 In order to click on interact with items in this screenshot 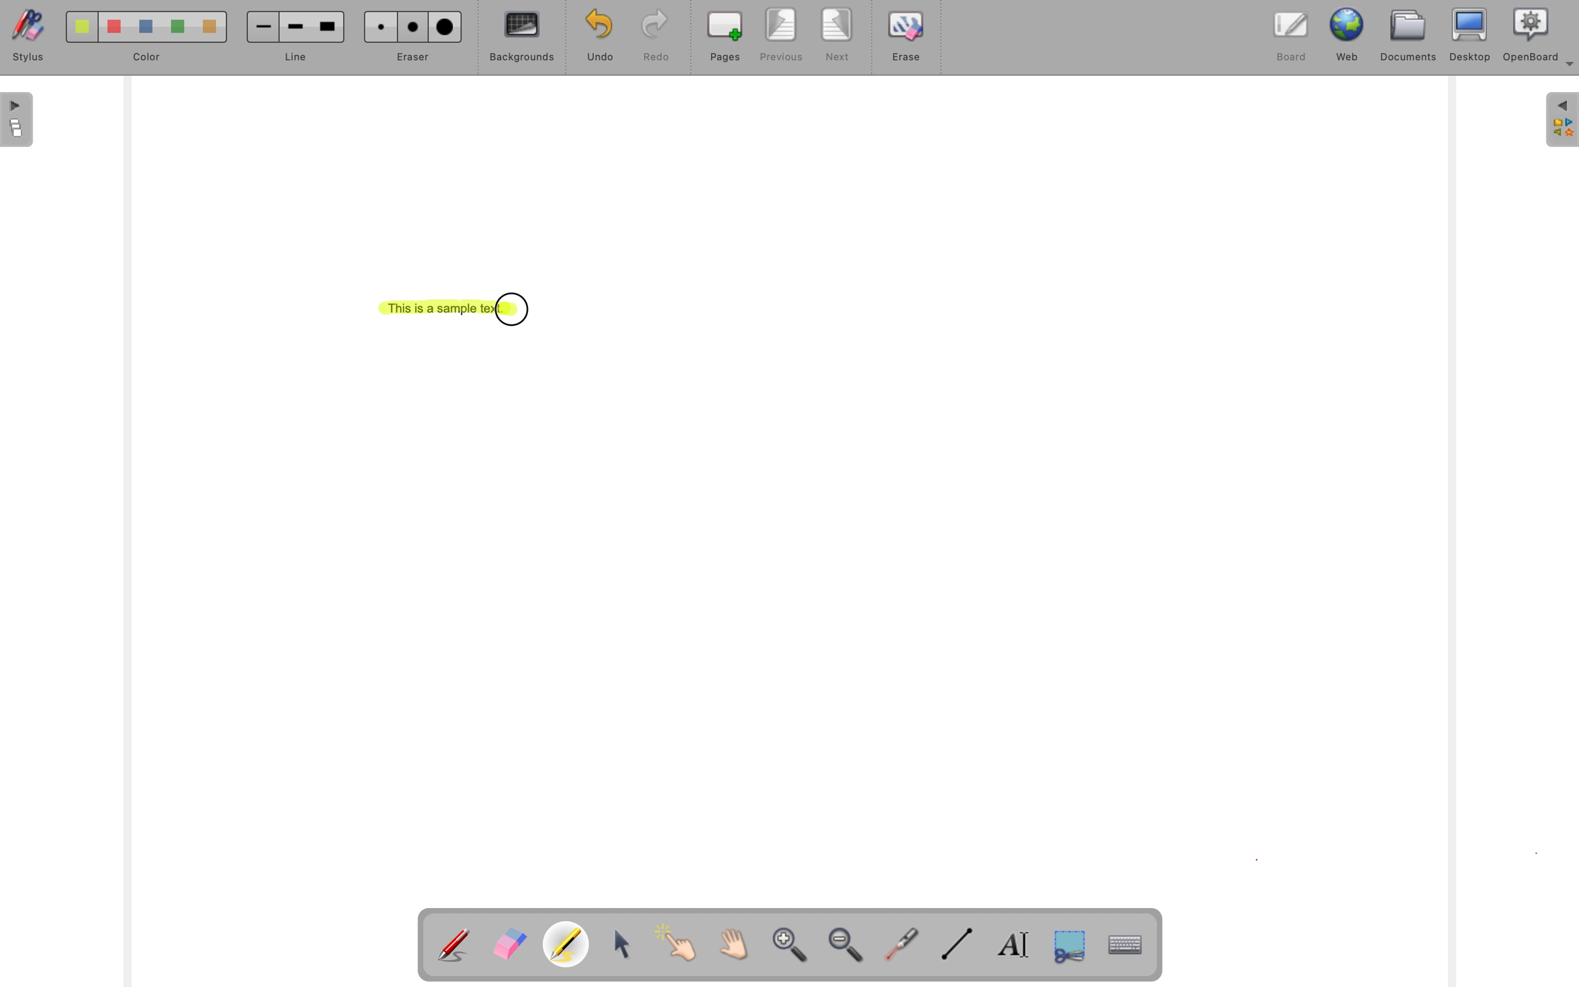, I will do `click(684, 941)`.